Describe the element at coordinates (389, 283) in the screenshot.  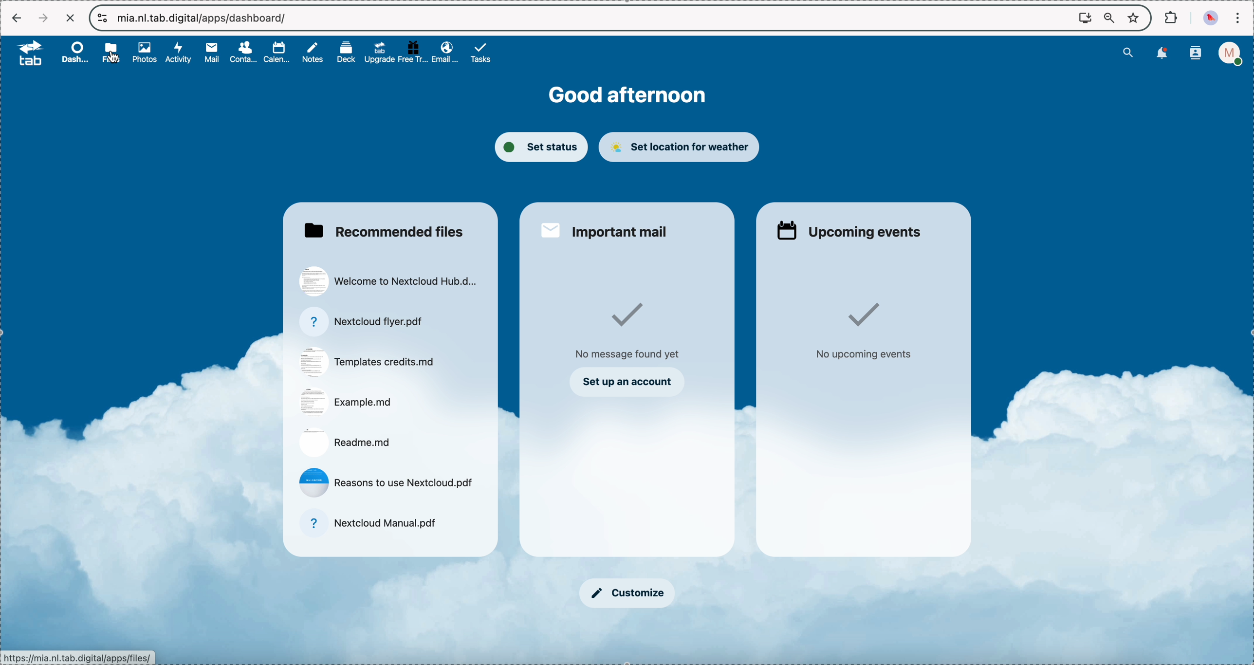
I see `file` at that location.